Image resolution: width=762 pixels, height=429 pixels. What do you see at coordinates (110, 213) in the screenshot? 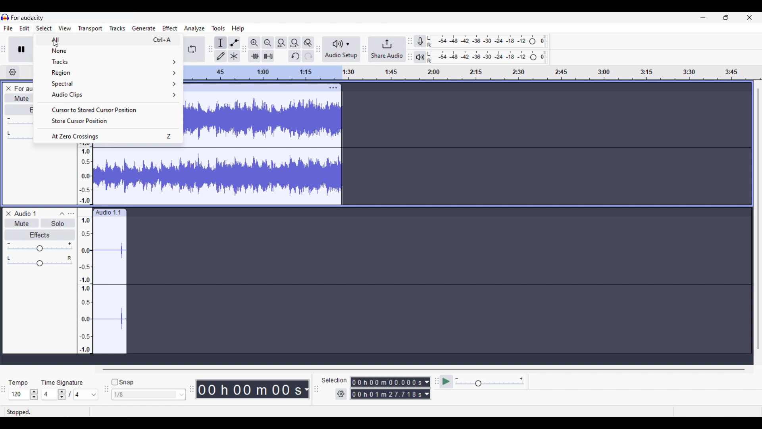
I see `audio 1.1` at bounding box center [110, 213].